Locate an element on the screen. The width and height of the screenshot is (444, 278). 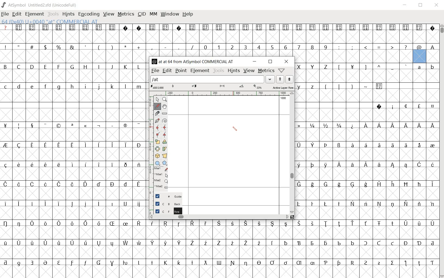
file is located at coordinates (155, 71).